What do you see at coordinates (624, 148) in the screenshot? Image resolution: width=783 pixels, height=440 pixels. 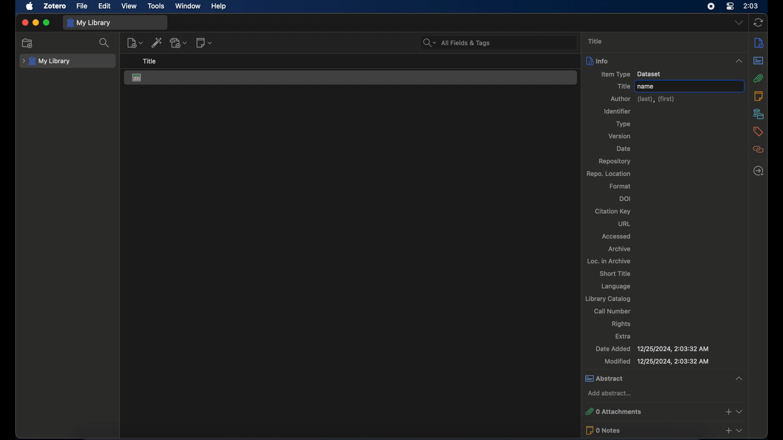 I see `date` at bounding box center [624, 148].